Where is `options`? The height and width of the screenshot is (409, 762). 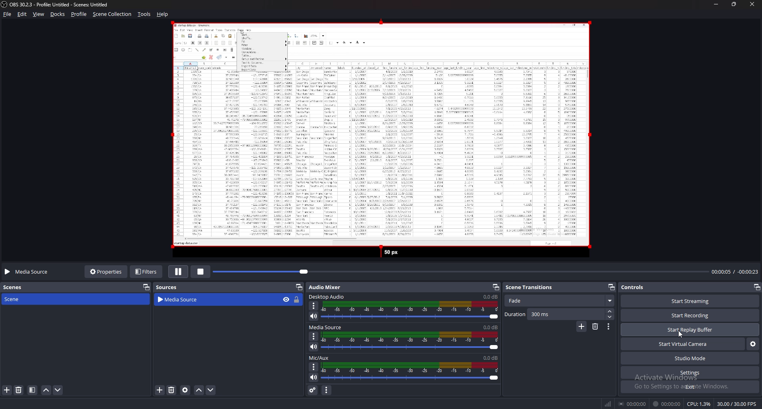 options is located at coordinates (314, 306).